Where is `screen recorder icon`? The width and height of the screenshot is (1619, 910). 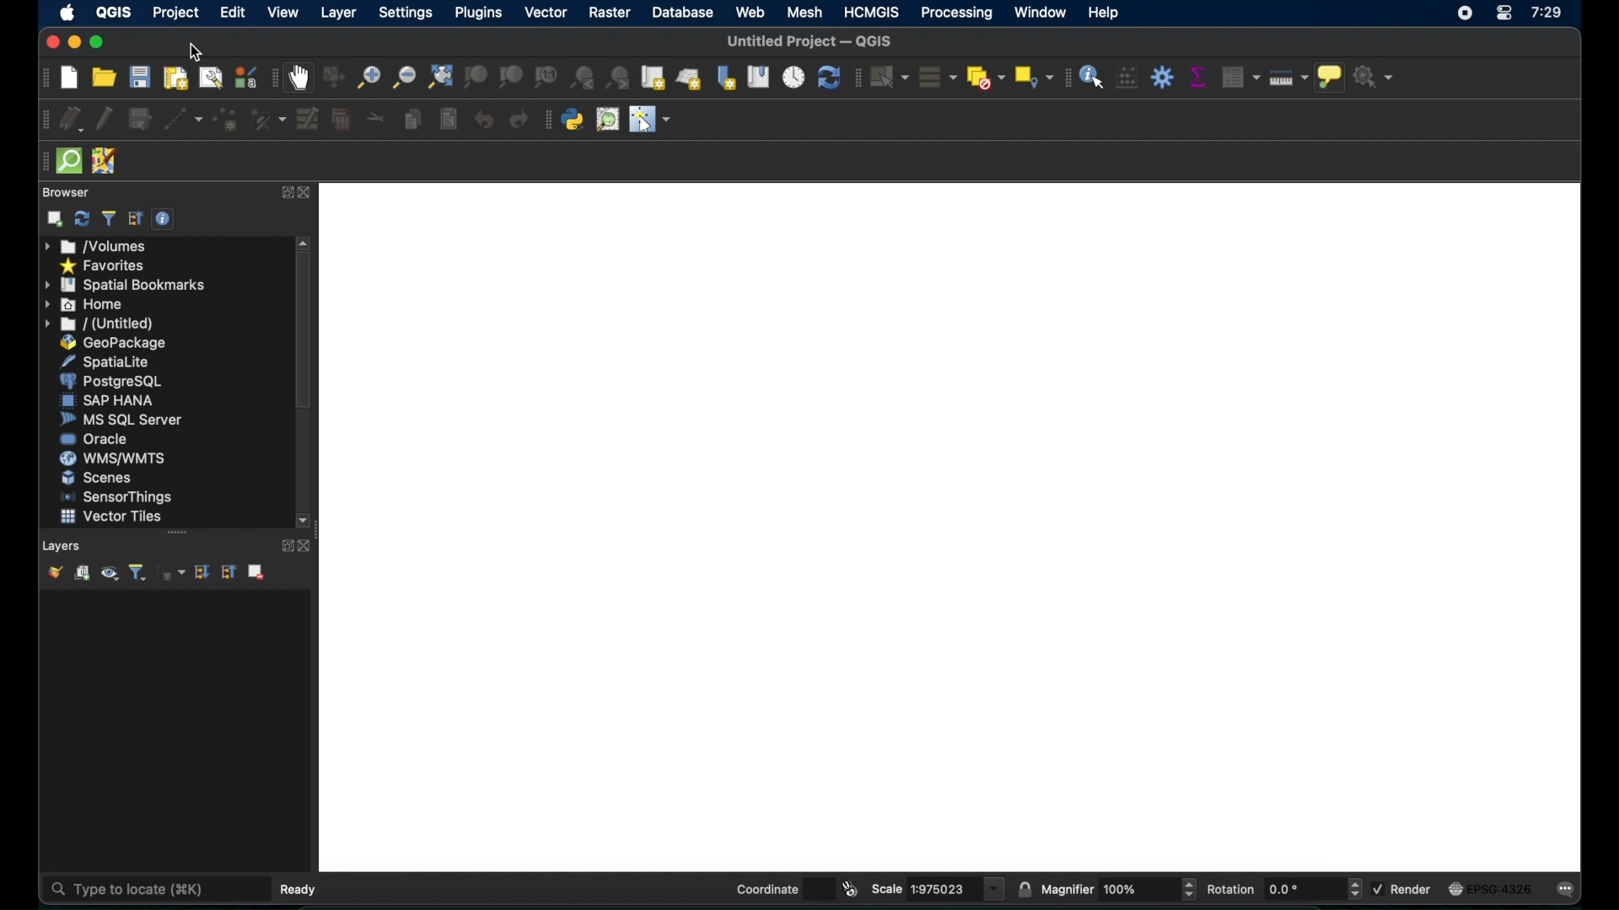
screen recorder icon is located at coordinates (1465, 13).